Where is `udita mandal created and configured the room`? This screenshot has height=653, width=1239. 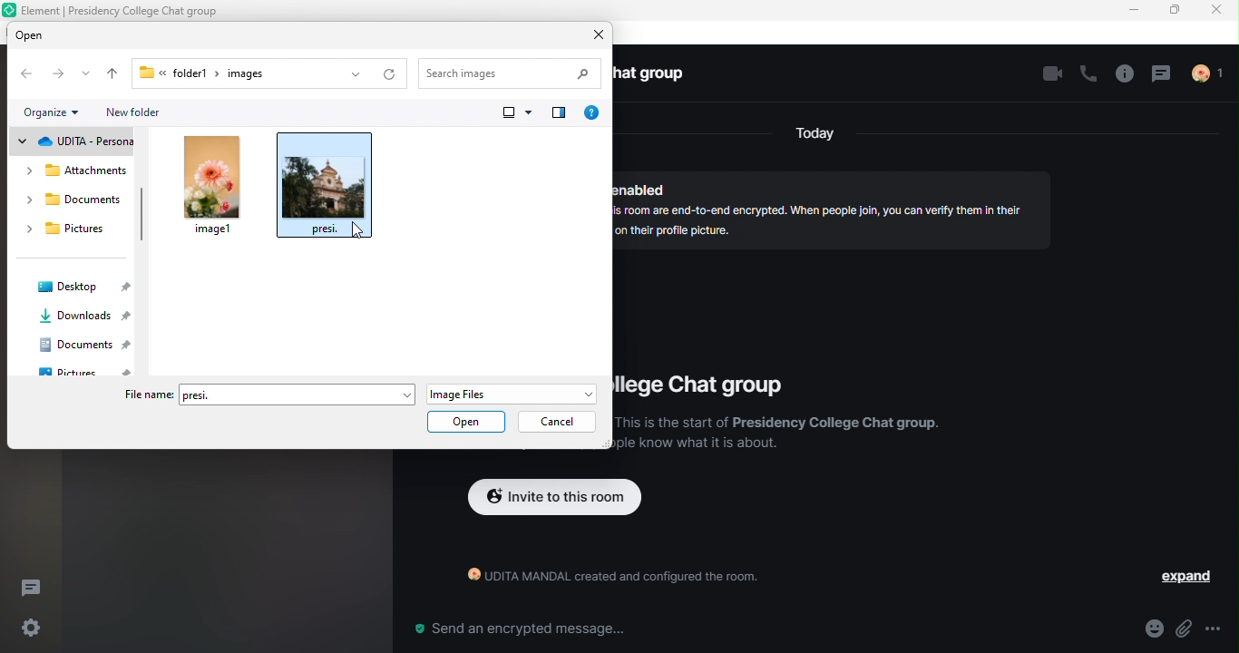
udita mandal created and configured the room is located at coordinates (604, 580).